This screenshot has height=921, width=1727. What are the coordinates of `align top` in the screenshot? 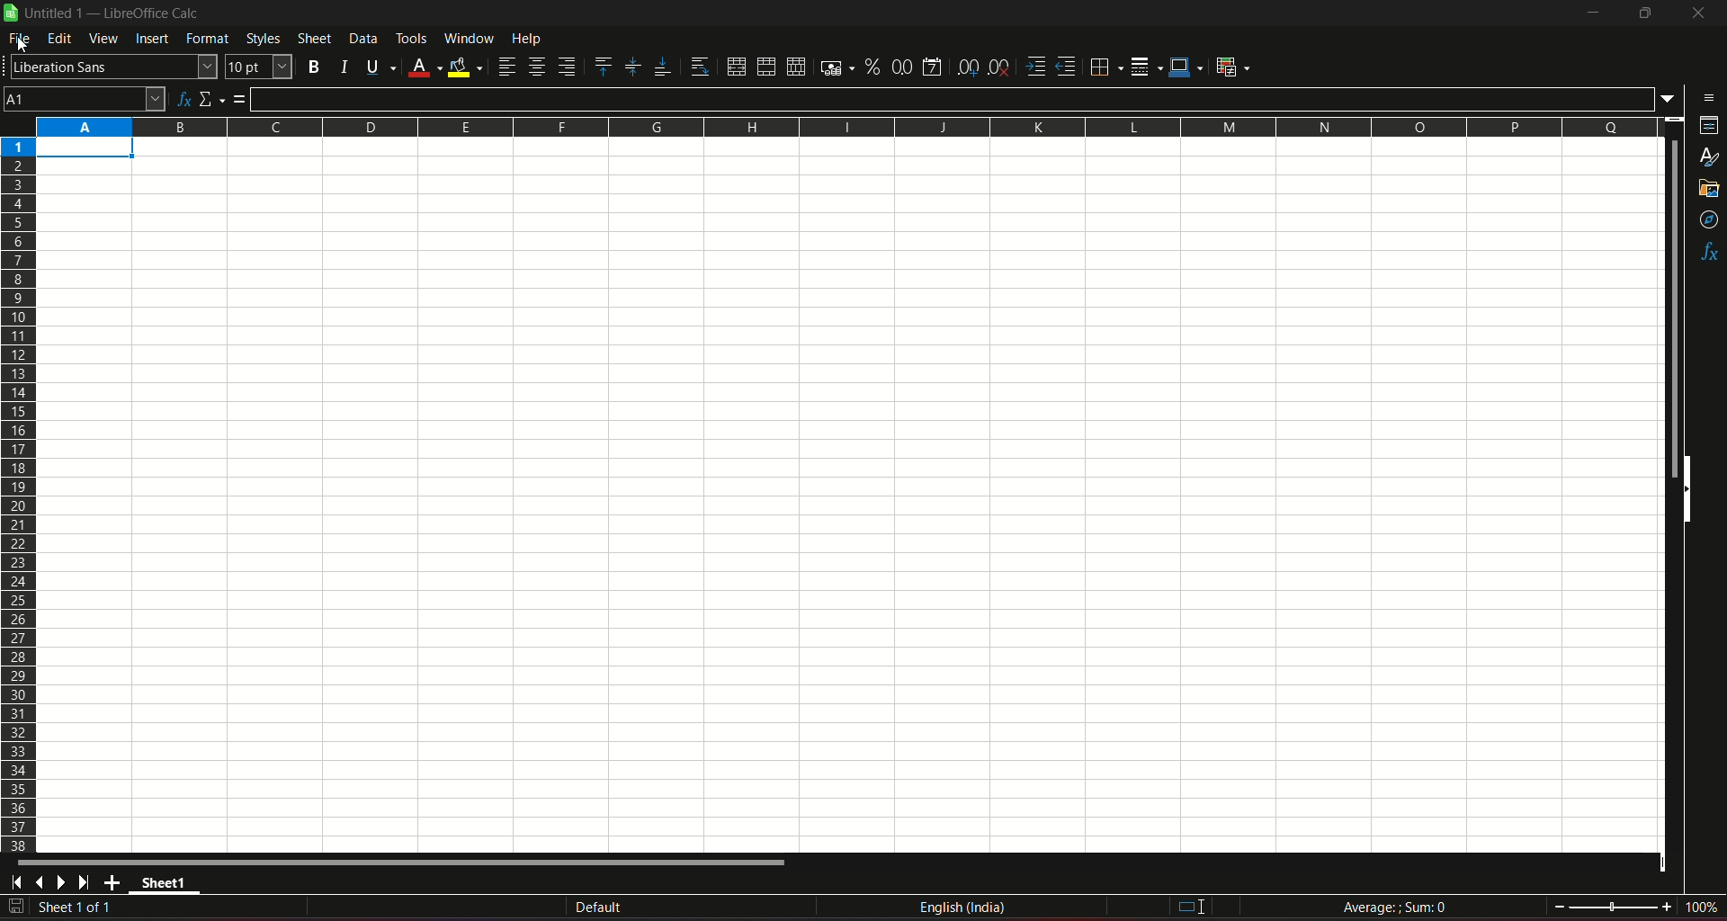 It's located at (603, 66).